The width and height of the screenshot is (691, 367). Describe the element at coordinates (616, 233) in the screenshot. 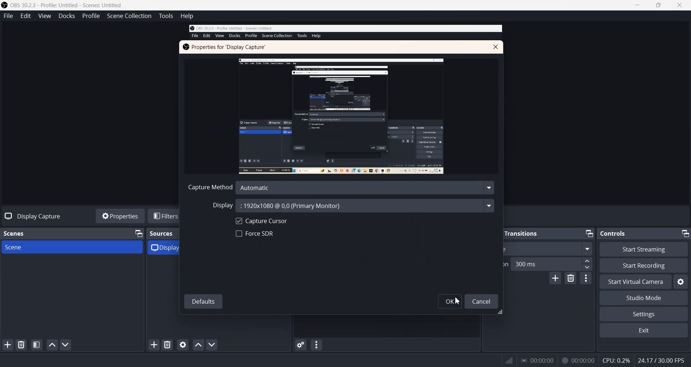

I see `Controls` at that location.